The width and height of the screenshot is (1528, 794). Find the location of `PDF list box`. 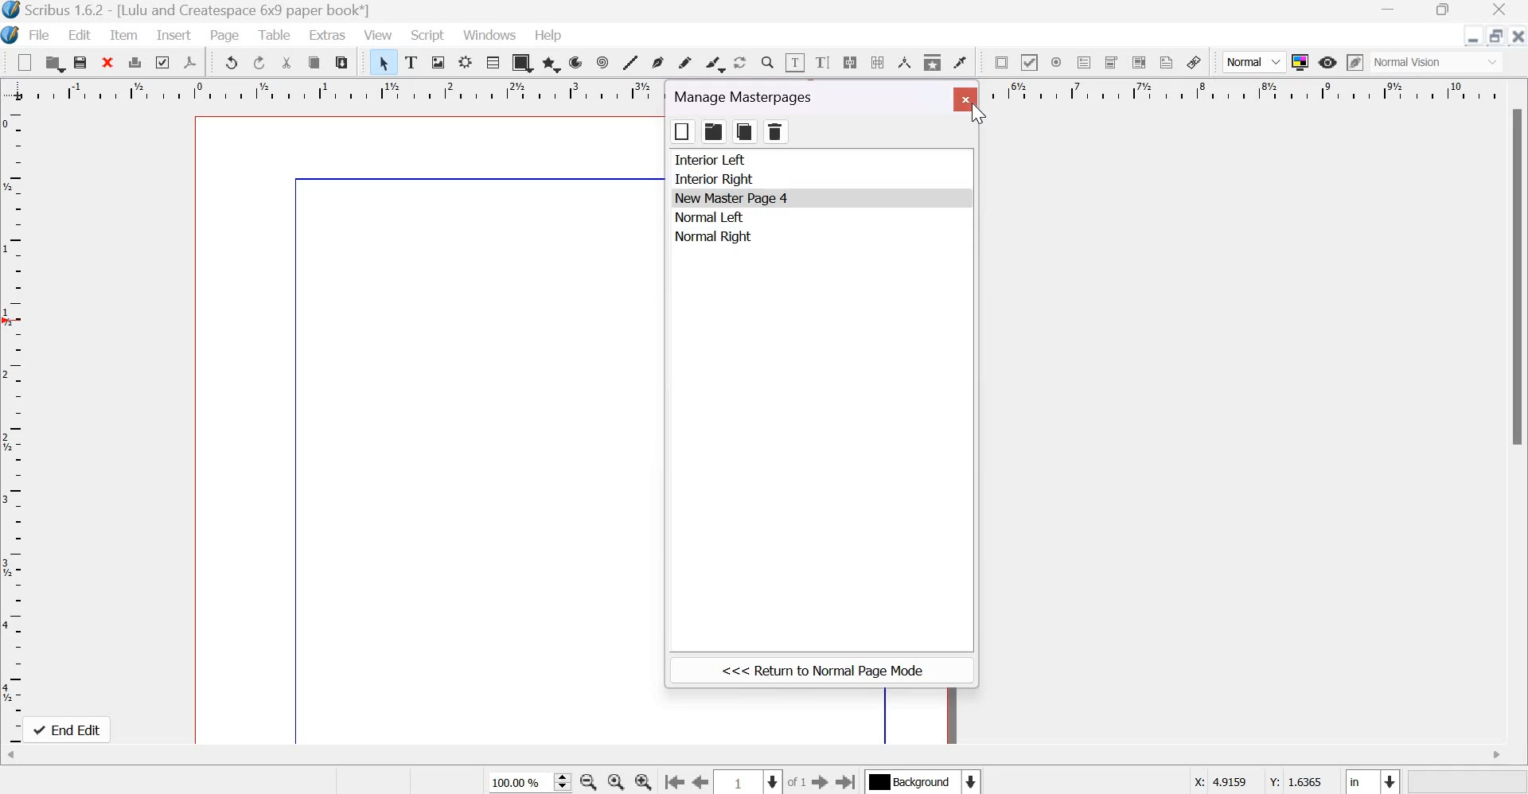

PDF list box is located at coordinates (1140, 62).